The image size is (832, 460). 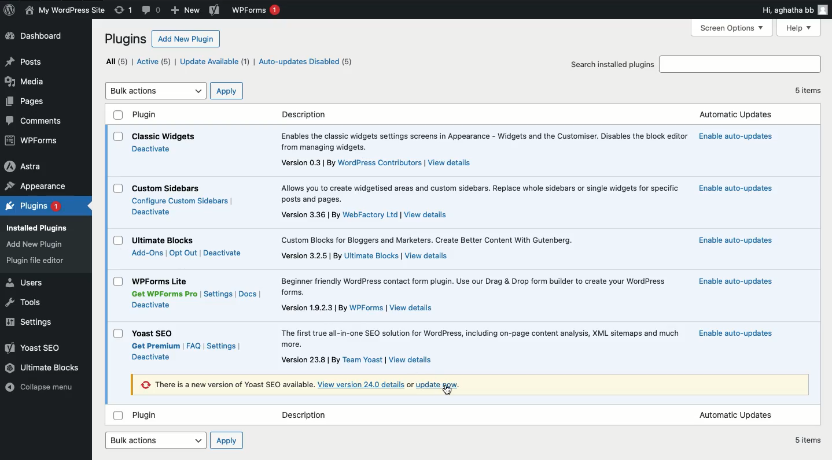 I want to click on Description, so click(x=483, y=142).